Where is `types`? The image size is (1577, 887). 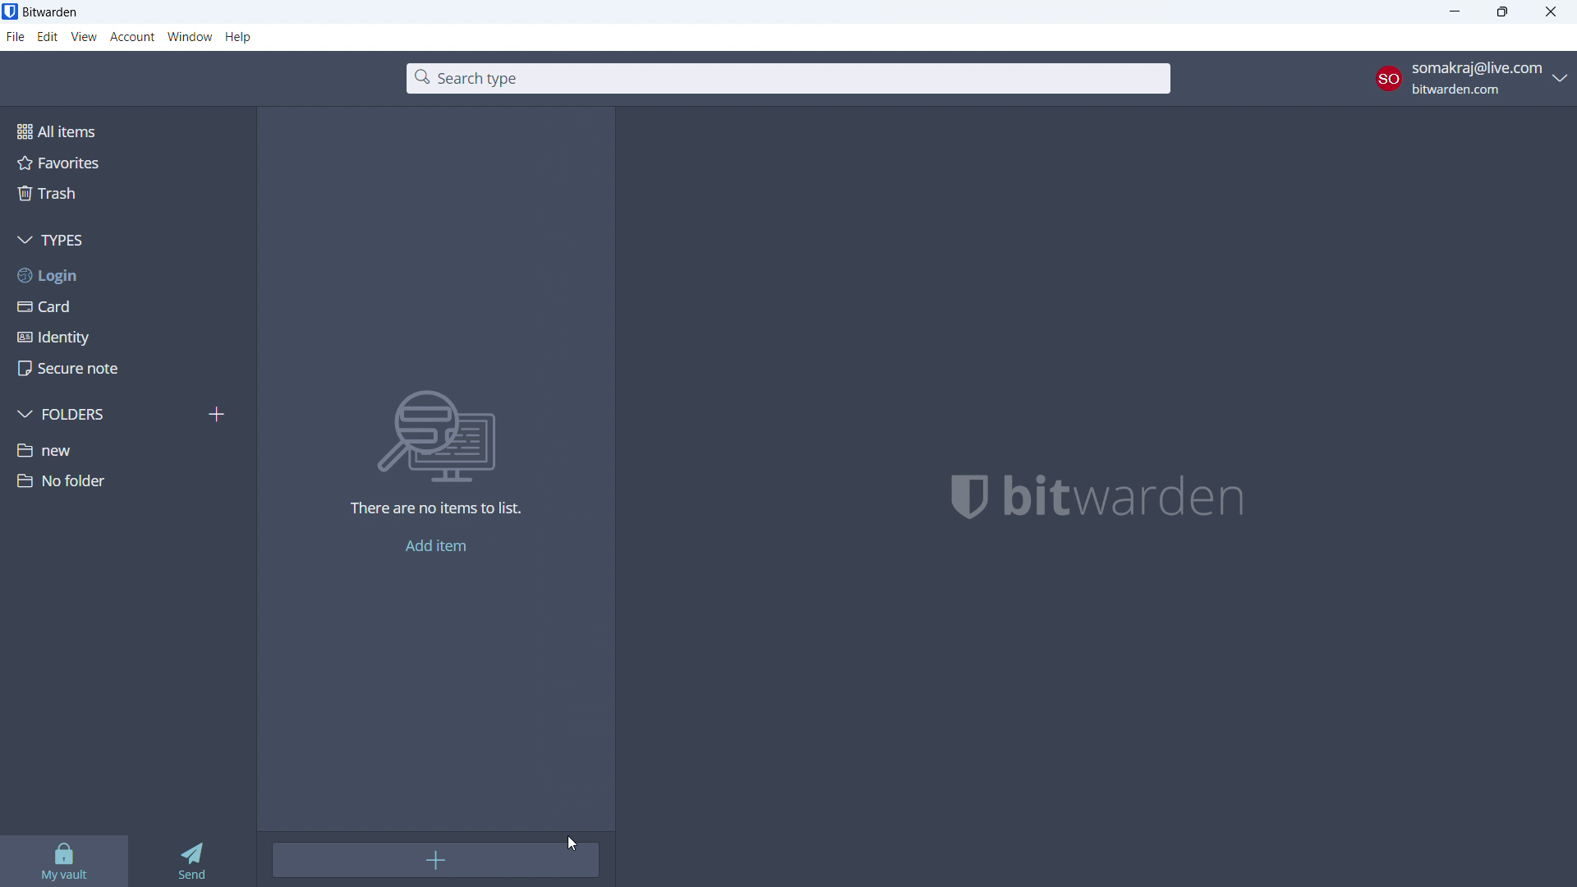
types is located at coordinates (127, 241).